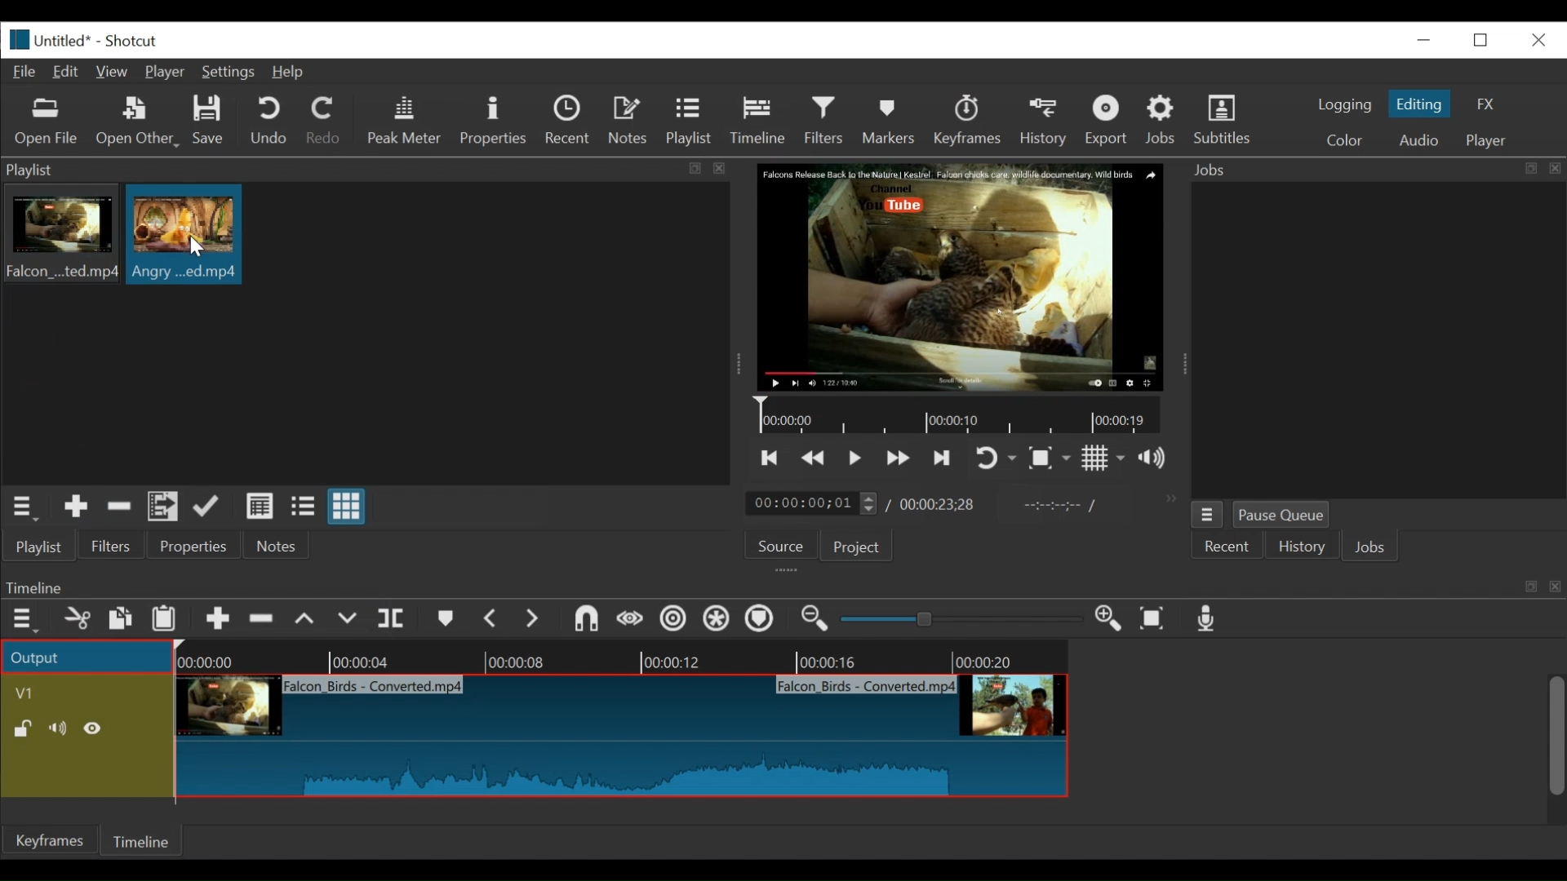 This screenshot has width=1567, height=881. Describe the element at coordinates (119, 509) in the screenshot. I see `Remove cut` at that location.